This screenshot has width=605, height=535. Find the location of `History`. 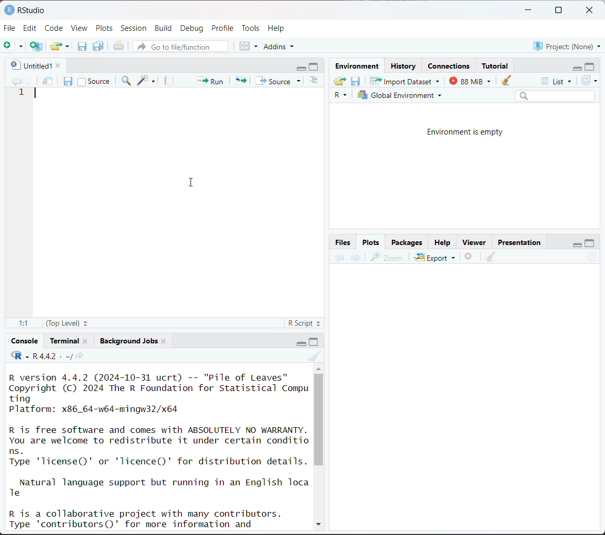

History is located at coordinates (404, 66).